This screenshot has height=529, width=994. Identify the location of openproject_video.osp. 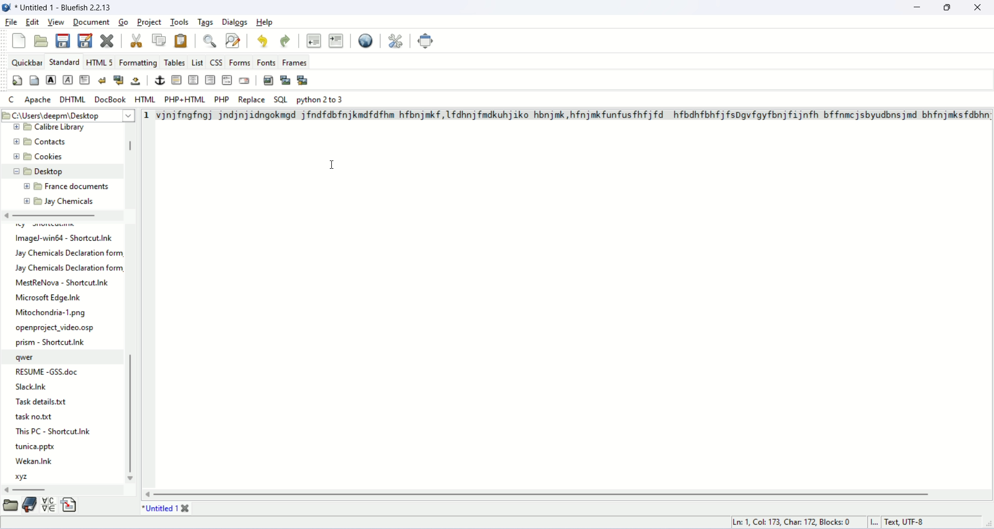
(56, 329).